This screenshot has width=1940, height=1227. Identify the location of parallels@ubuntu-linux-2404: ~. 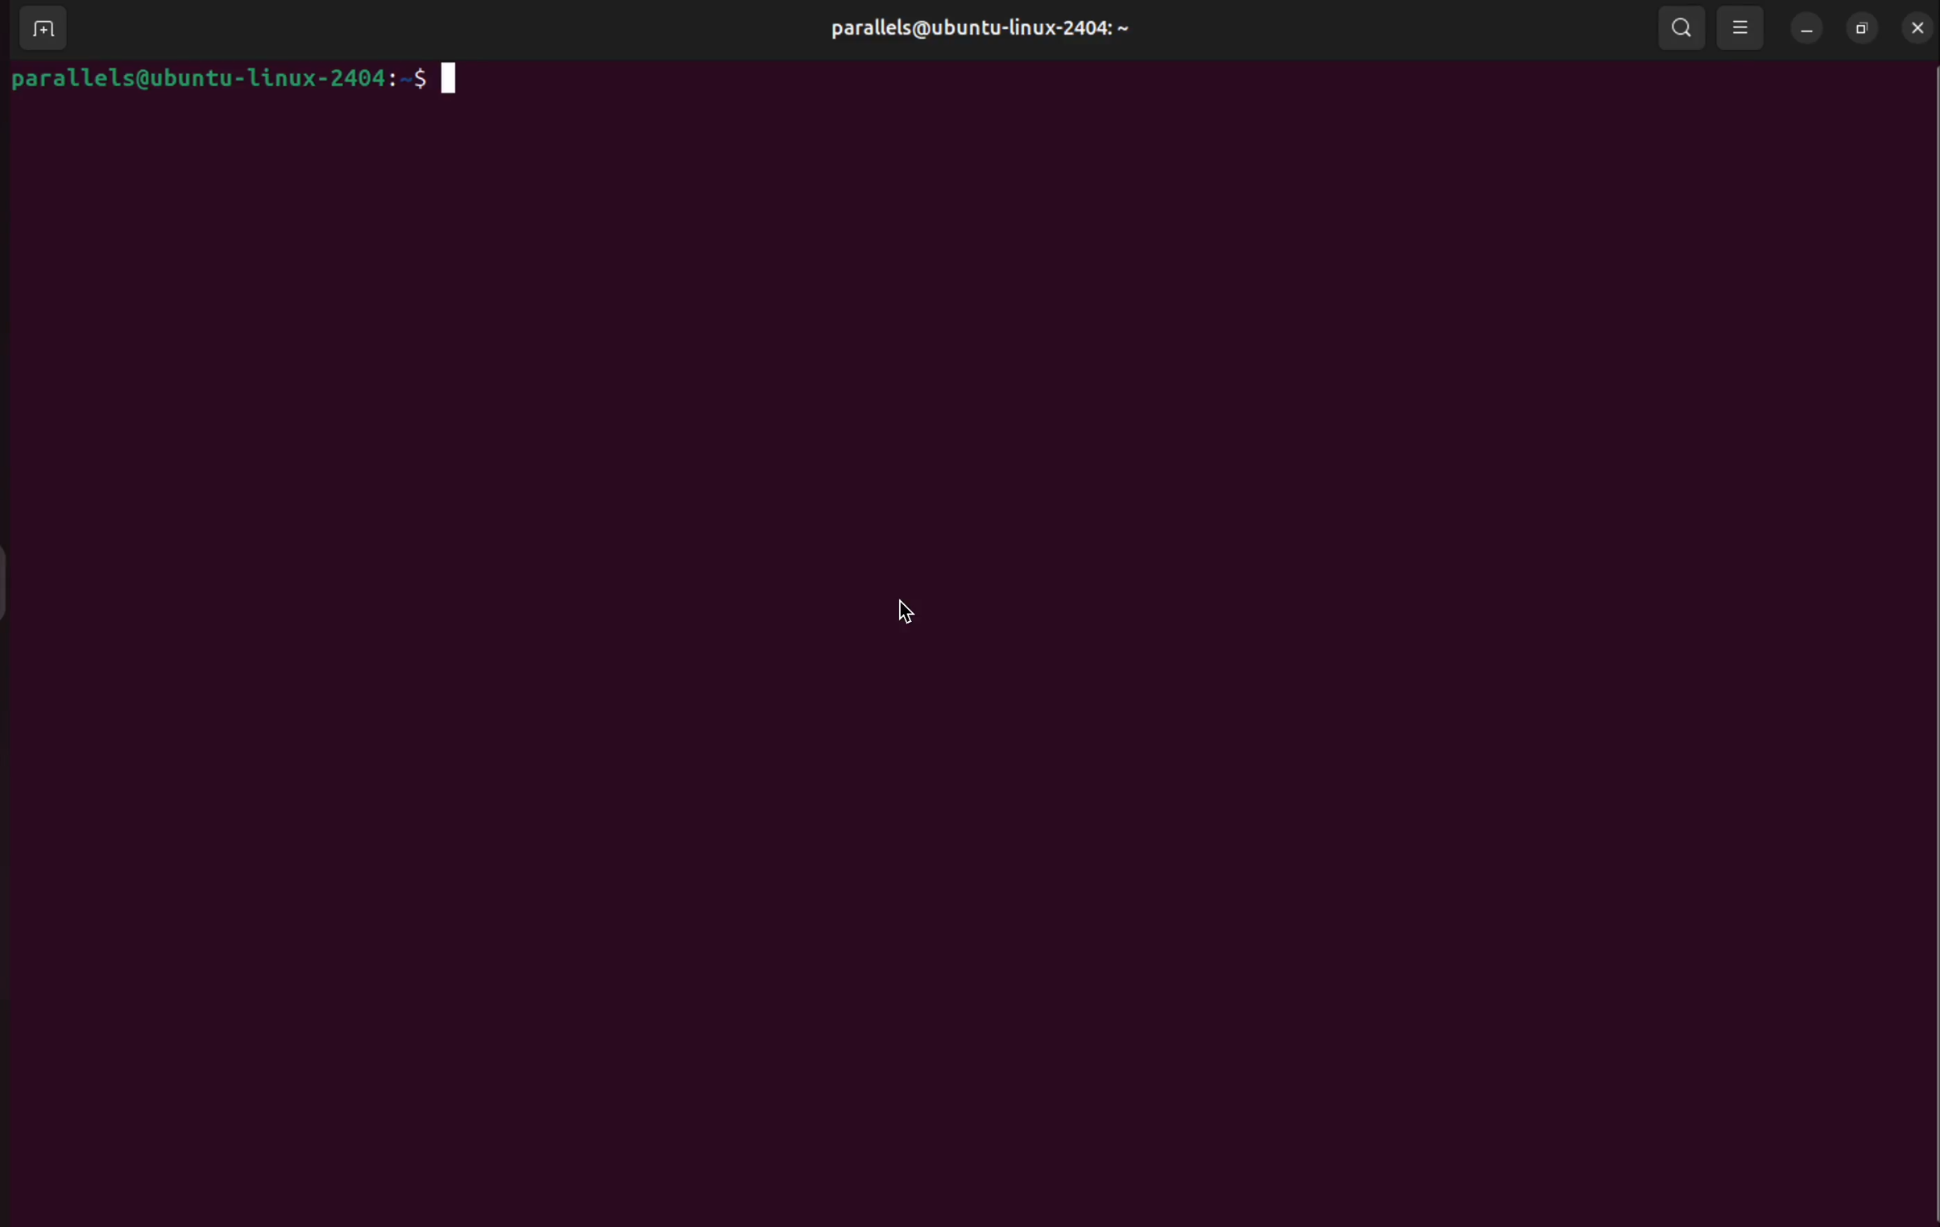
(974, 29).